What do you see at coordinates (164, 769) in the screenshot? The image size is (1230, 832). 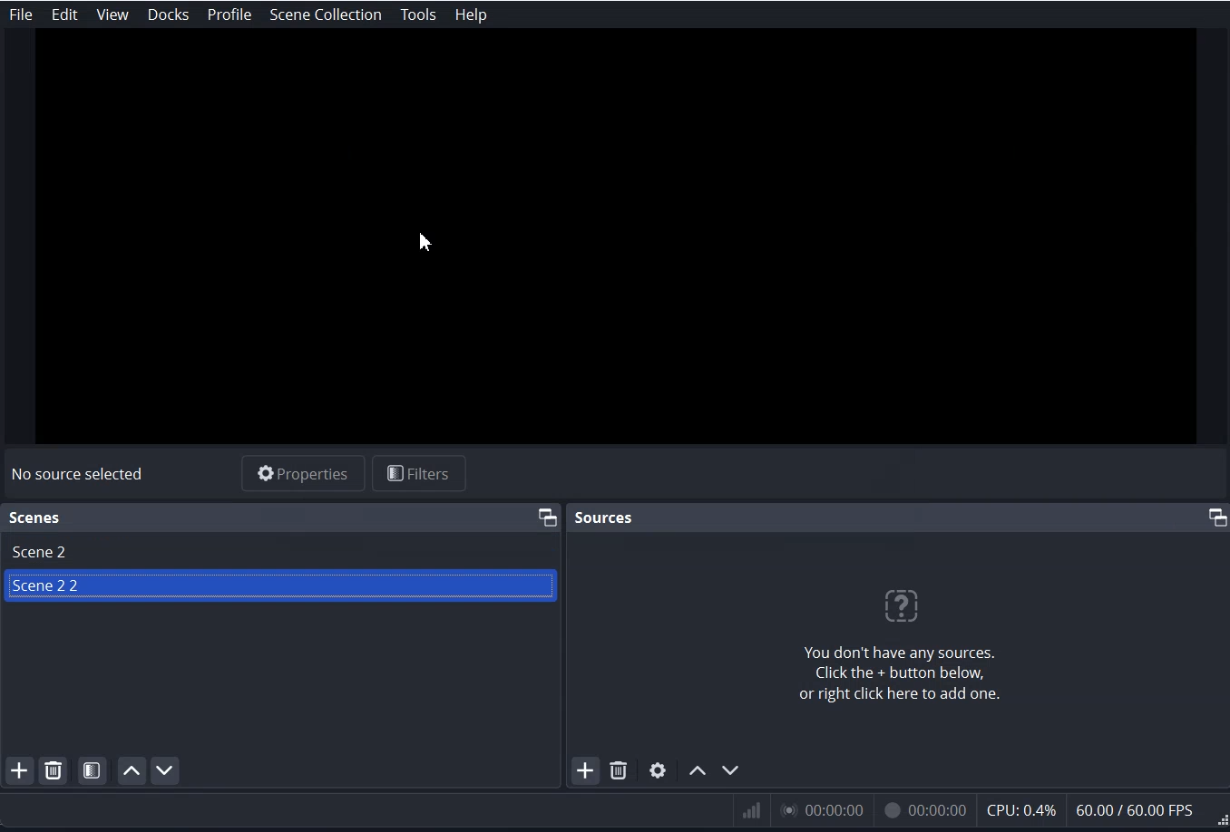 I see `Move scene Down` at bounding box center [164, 769].